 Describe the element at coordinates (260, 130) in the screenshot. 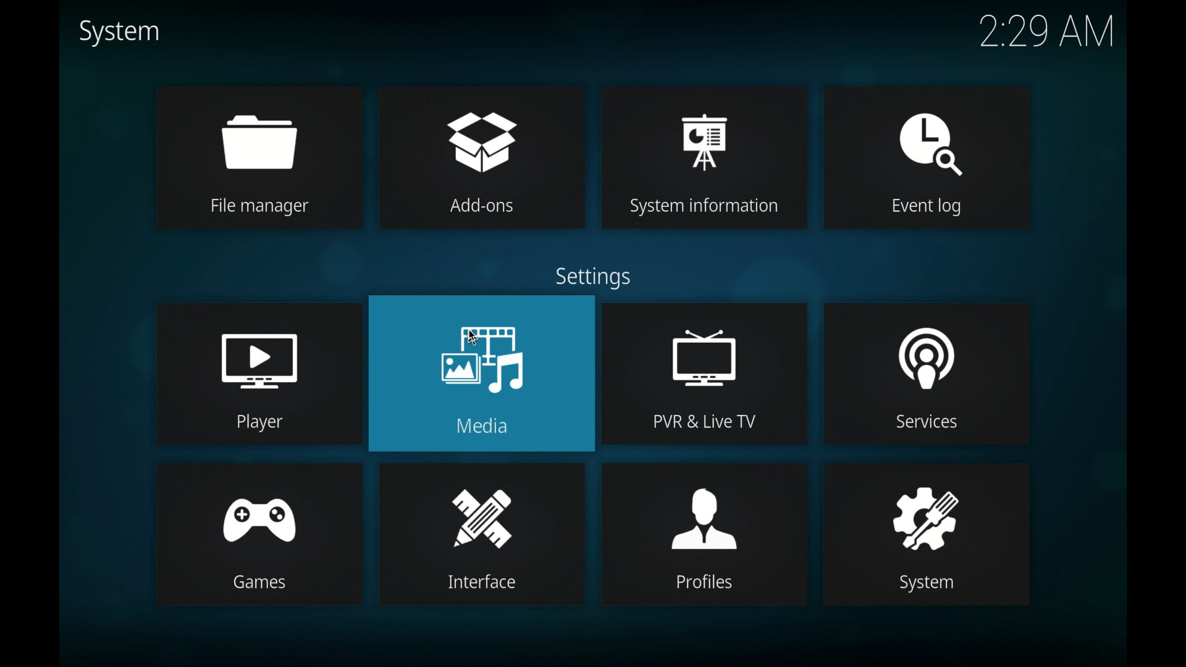

I see `file manager` at that location.